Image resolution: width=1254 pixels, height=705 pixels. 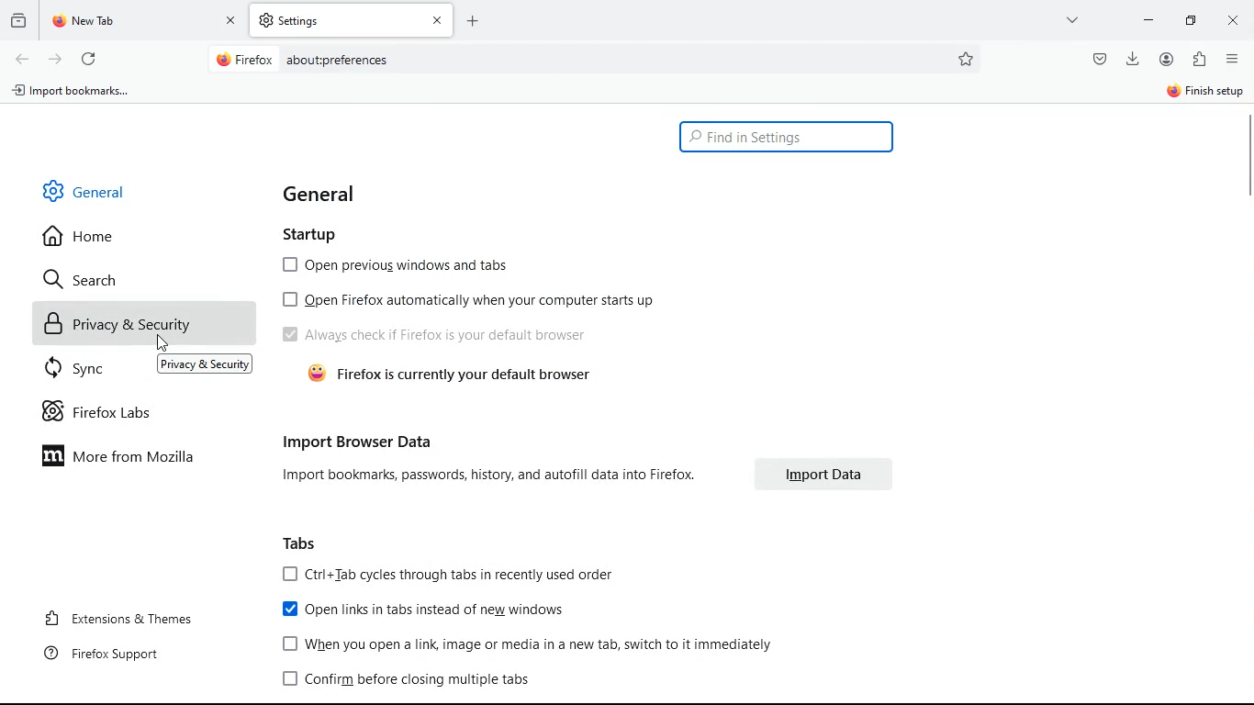 What do you see at coordinates (352, 20) in the screenshot?
I see `tab` at bounding box center [352, 20].